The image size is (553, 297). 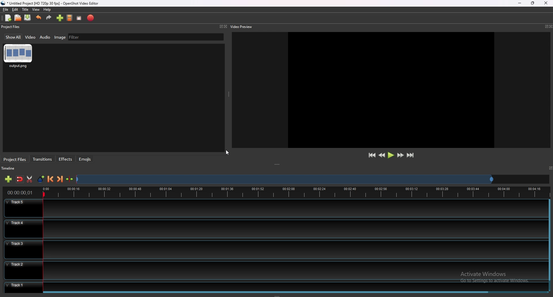 I want to click on fast forward, so click(x=400, y=155).